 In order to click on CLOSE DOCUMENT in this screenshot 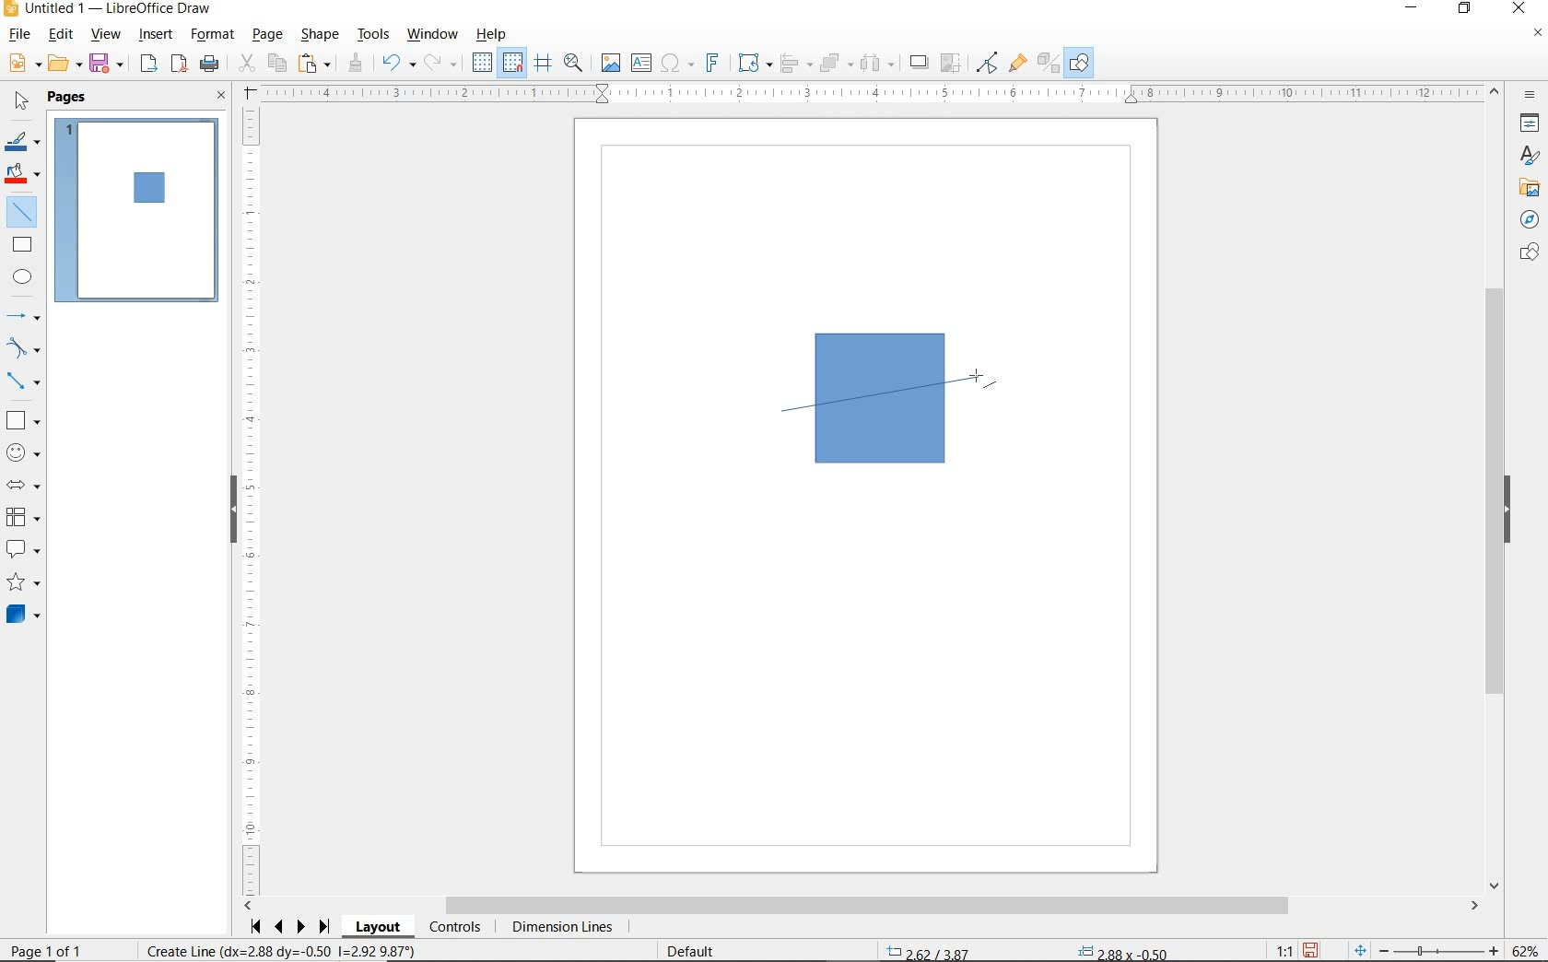, I will do `click(1537, 34)`.